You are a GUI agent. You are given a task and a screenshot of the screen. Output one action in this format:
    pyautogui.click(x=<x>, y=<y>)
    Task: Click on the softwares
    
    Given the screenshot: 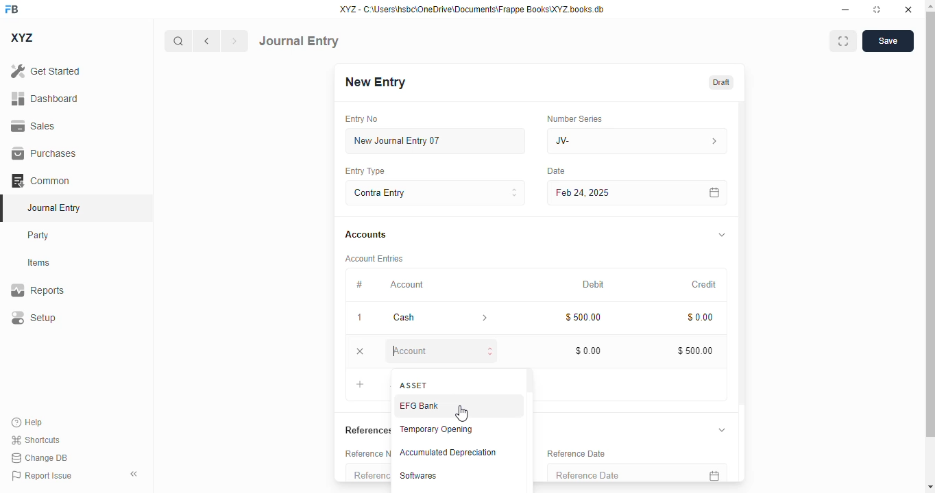 What is the action you would take?
    pyautogui.click(x=419, y=476)
    